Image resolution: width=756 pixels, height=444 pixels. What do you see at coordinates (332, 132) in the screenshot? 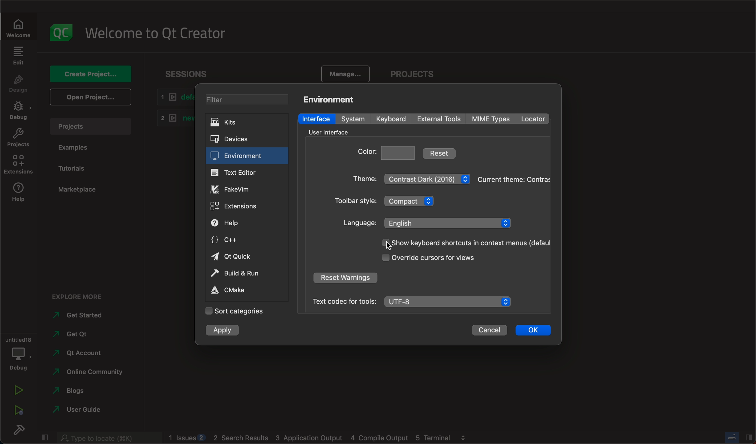
I see `user interface` at bounding box center [332, 132].